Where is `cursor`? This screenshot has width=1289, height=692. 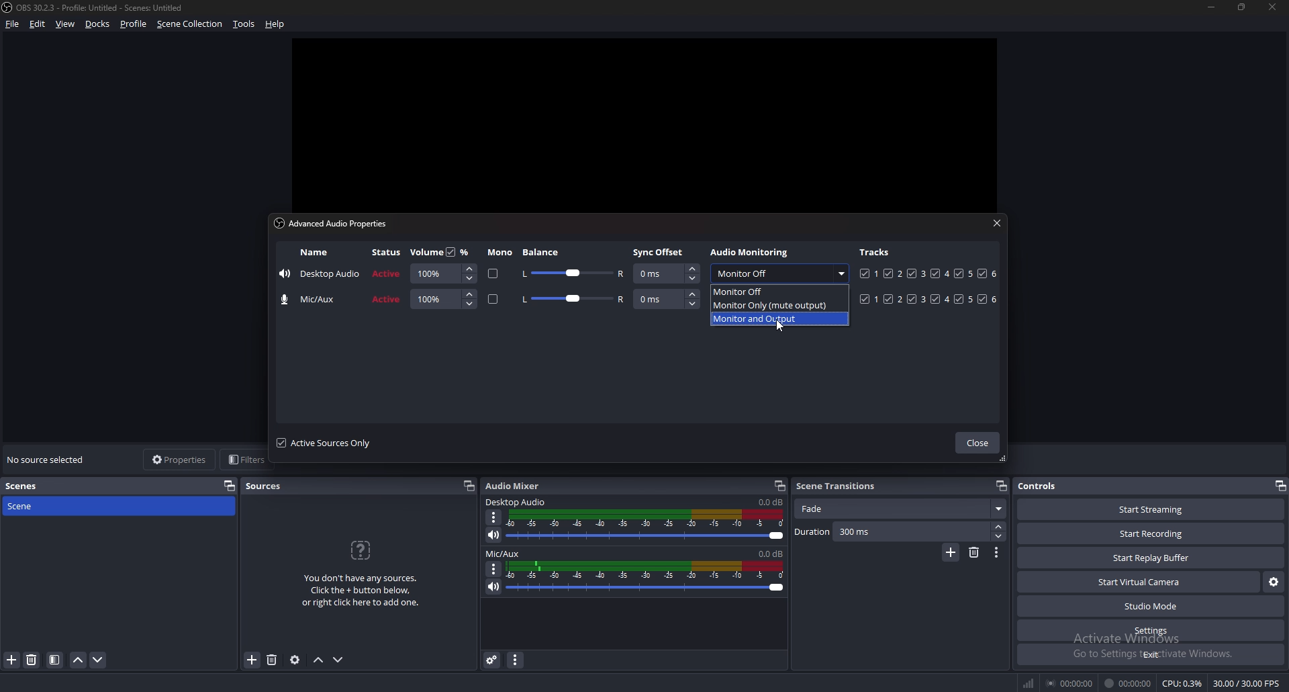 cursor is located at coordinates (781, 329).